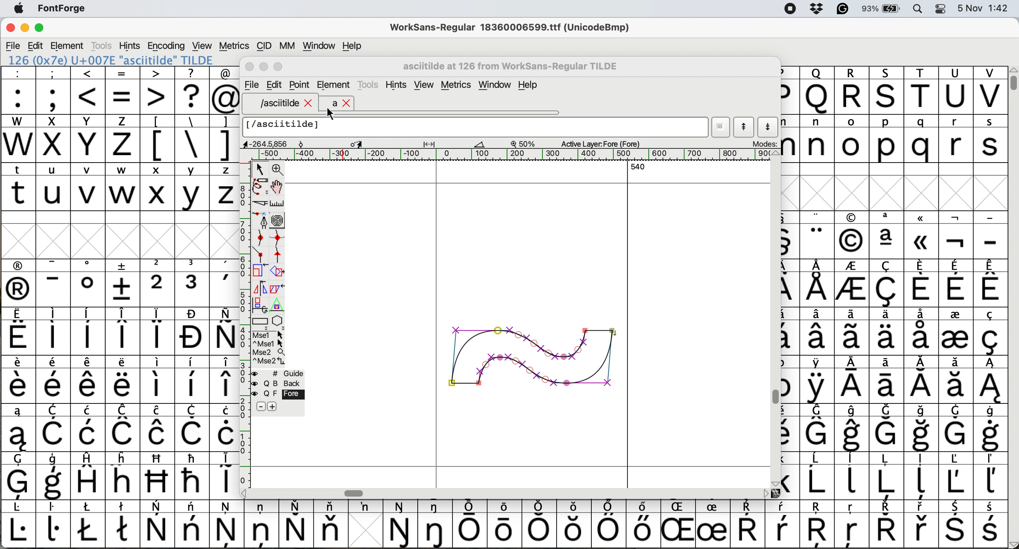 Image resolution: width=1019 pixels, height=549 pixels. I want to click on file, so click(250, 85).